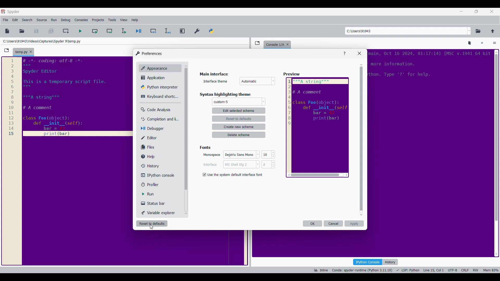 The image size is (500, 281). Describe the element at coordinates (160, 213) in the screenshot. I see `Variable explorer` at that location.